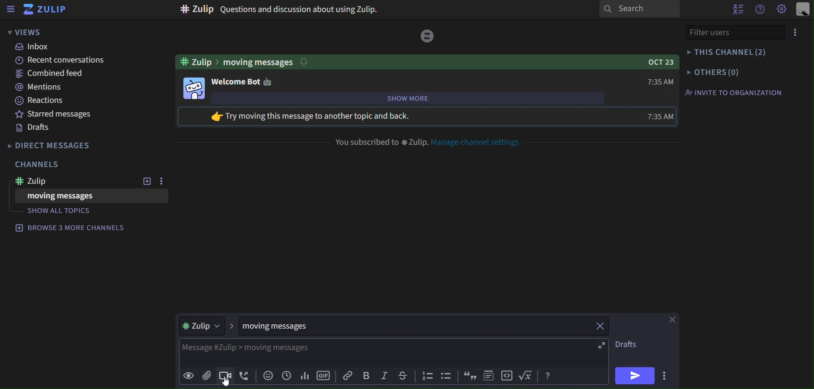  What do you see at coordinates (427, 99) in the screenshot?
I see `show more` at bounding box center [427, 99].